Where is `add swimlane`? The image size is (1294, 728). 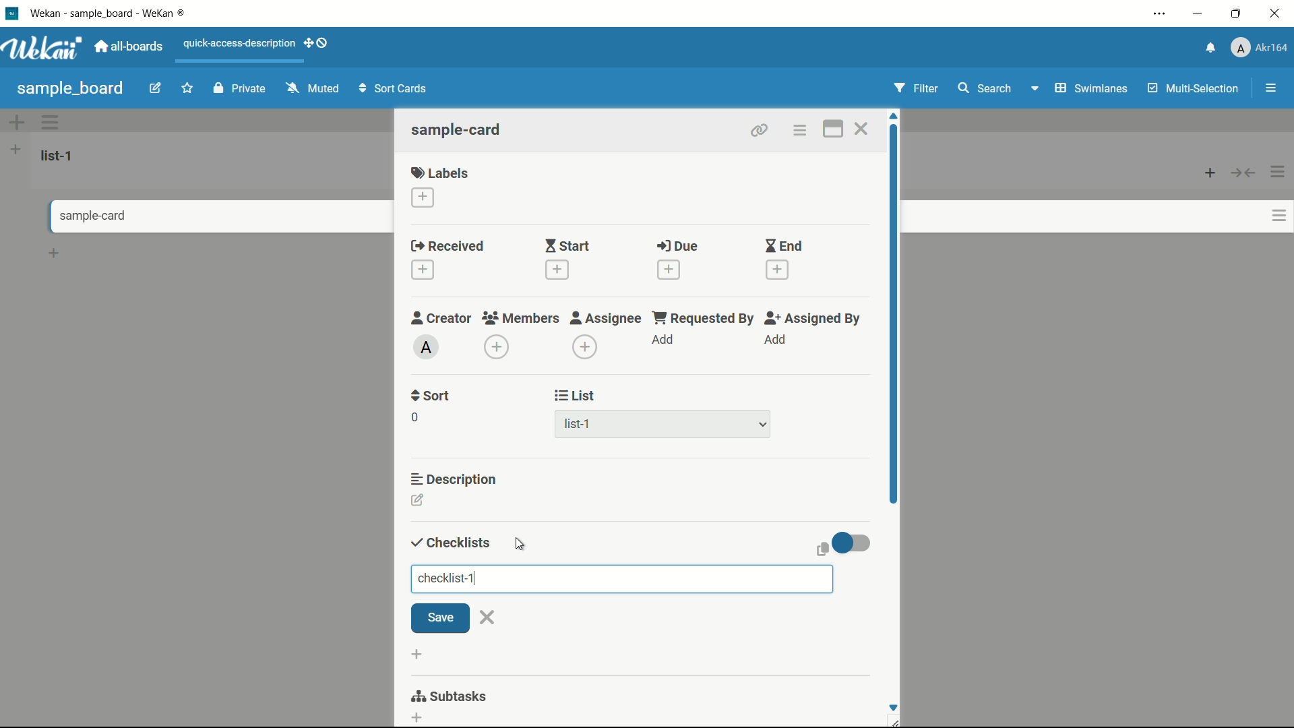 add swimlane is located at coordinates (16, 122).